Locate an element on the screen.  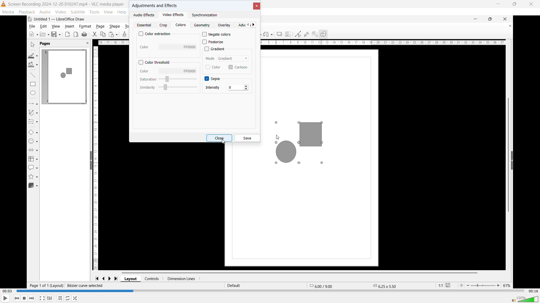
Backward or previous media  is located at coordinates (16, 298).